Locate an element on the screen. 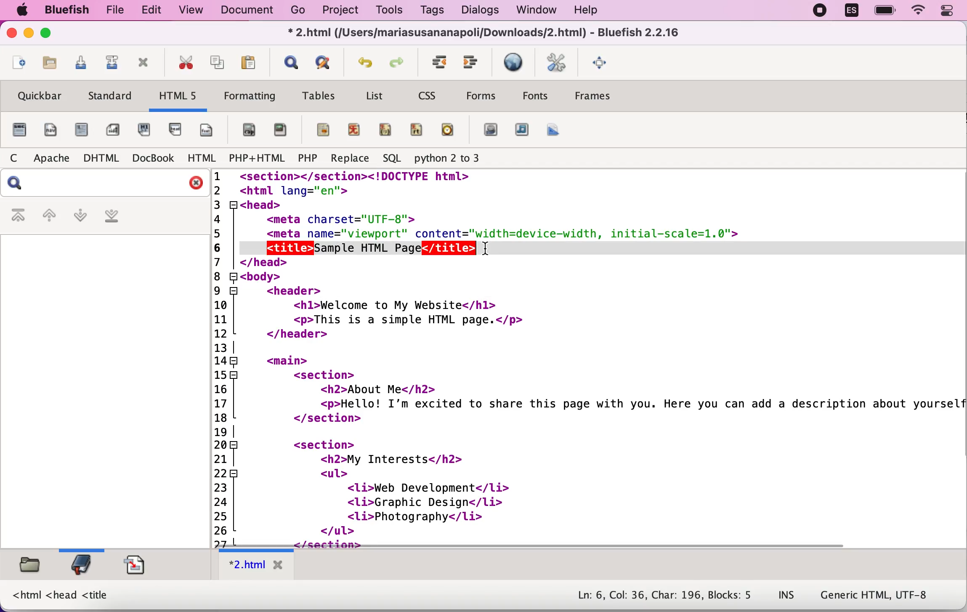 Image resolution: width=967 pixels, height=612 pixels. filebrowser is located at coordinates (29, 568).